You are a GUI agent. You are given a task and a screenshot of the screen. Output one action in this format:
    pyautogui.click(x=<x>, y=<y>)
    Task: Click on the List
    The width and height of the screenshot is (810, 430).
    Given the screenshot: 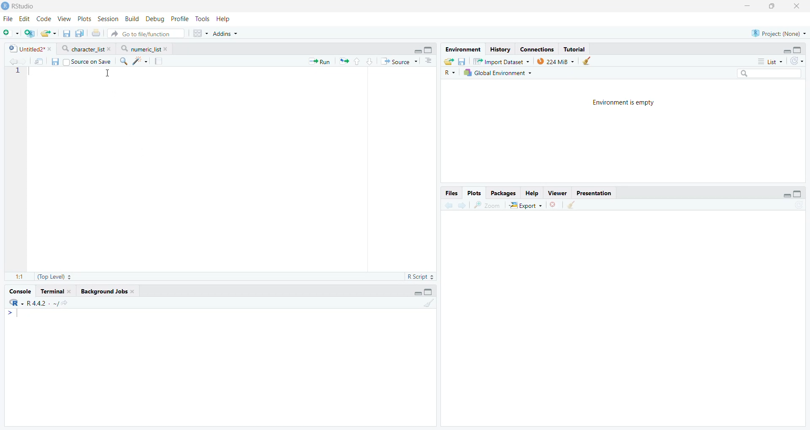 What is the action you would take?
    pyautogui.click(x=771, y=61)
    